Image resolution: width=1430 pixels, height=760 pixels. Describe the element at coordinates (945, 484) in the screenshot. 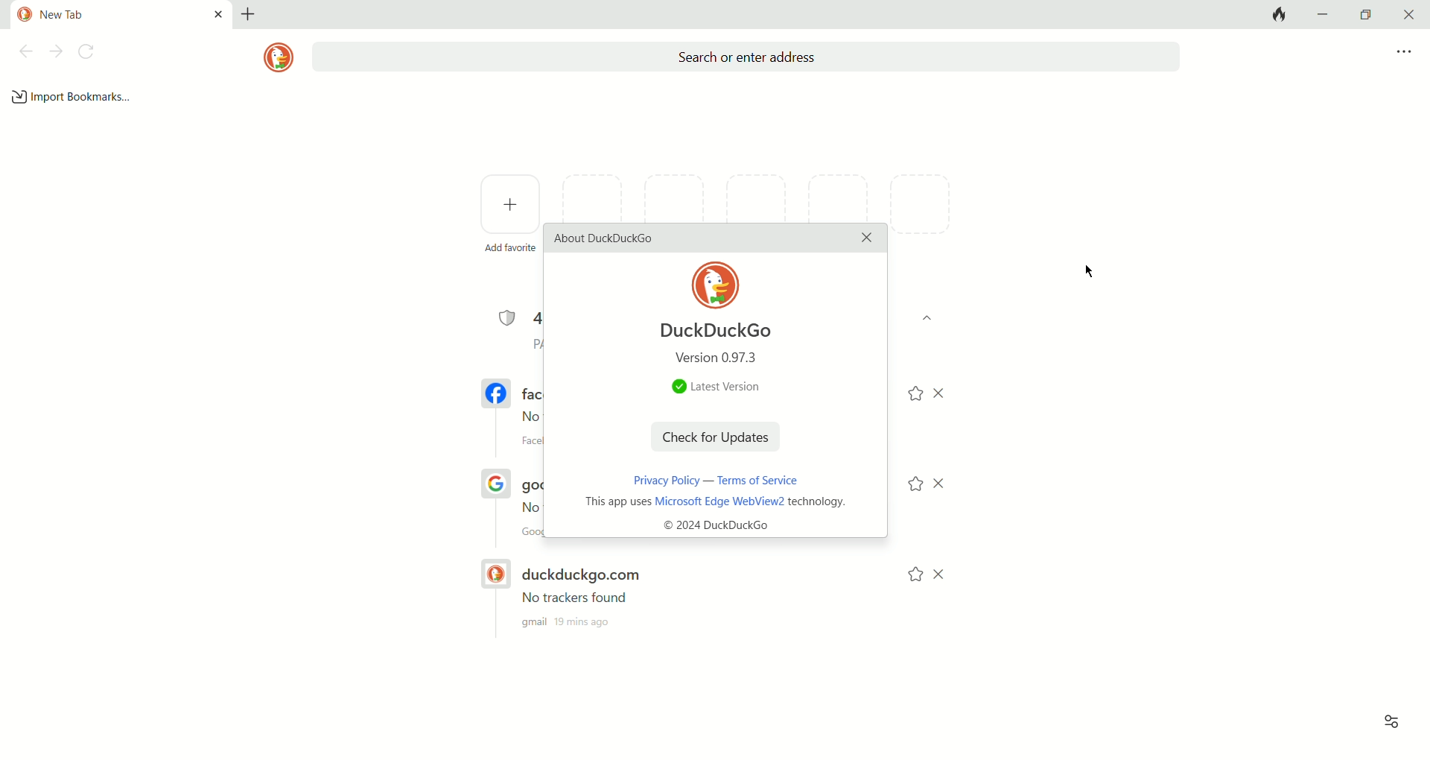

I see `close` at that location.